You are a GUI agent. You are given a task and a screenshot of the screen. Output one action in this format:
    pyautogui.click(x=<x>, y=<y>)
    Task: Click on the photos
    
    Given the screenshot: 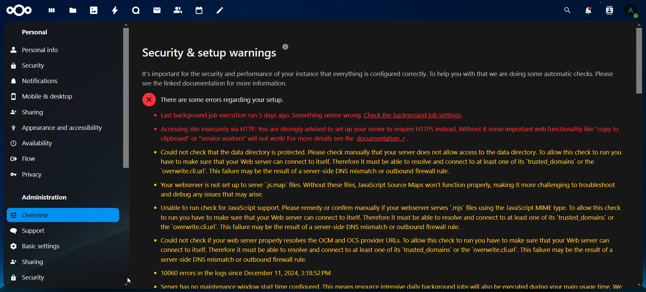 What is the action you would take?
    pyautogui.click(x=94, y=10)
    